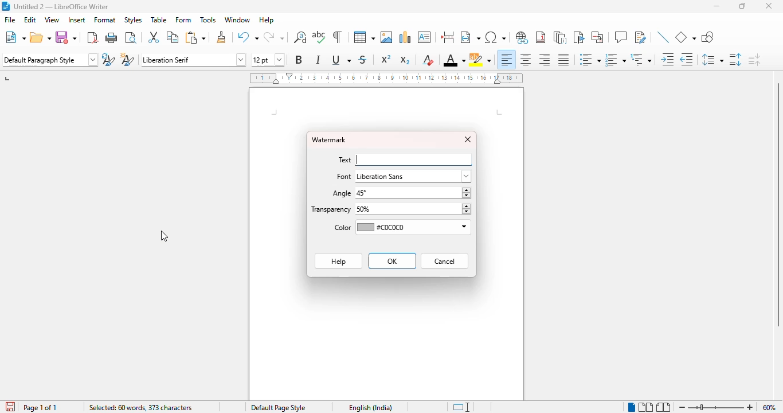 The image size is (783, 413). I want to click on open, so click(41, 37).